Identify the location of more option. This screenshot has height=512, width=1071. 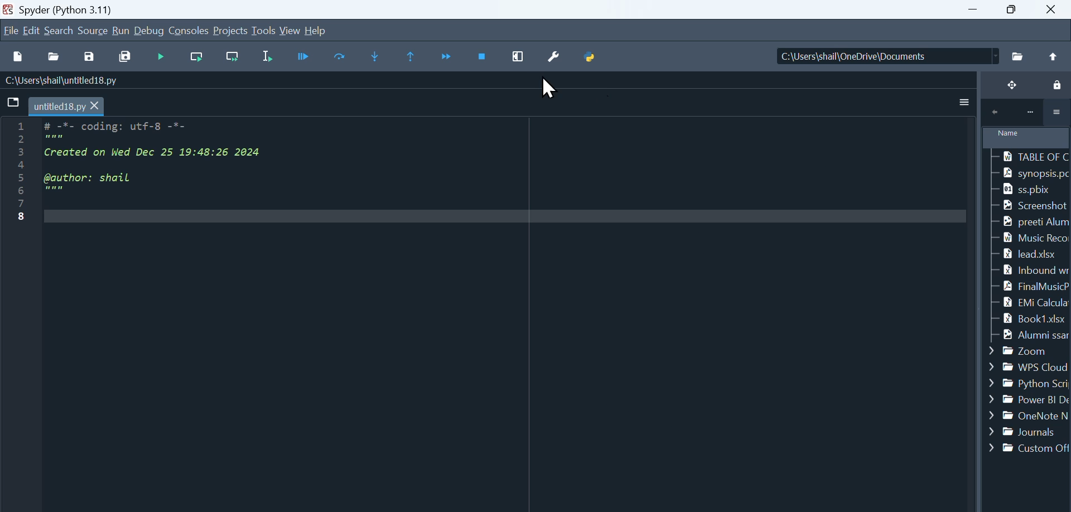
(959, 105).